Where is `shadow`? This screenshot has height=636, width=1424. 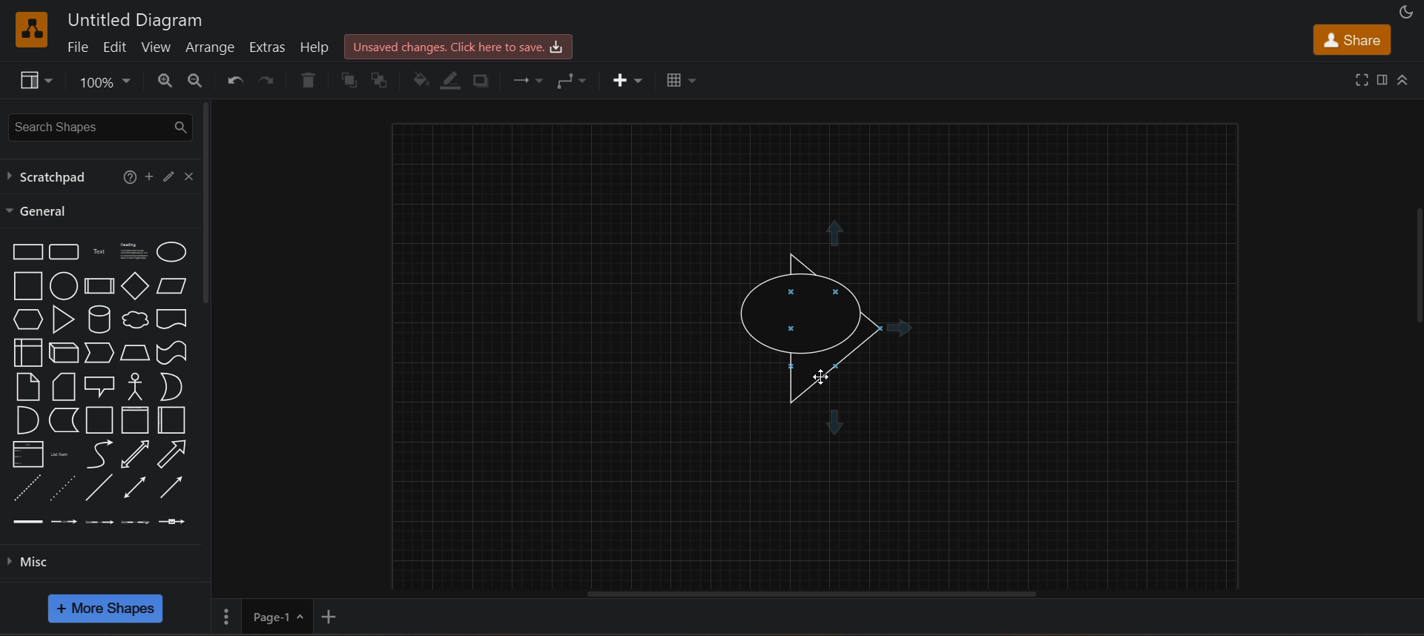 shadow is located at coordinates (484, 82).